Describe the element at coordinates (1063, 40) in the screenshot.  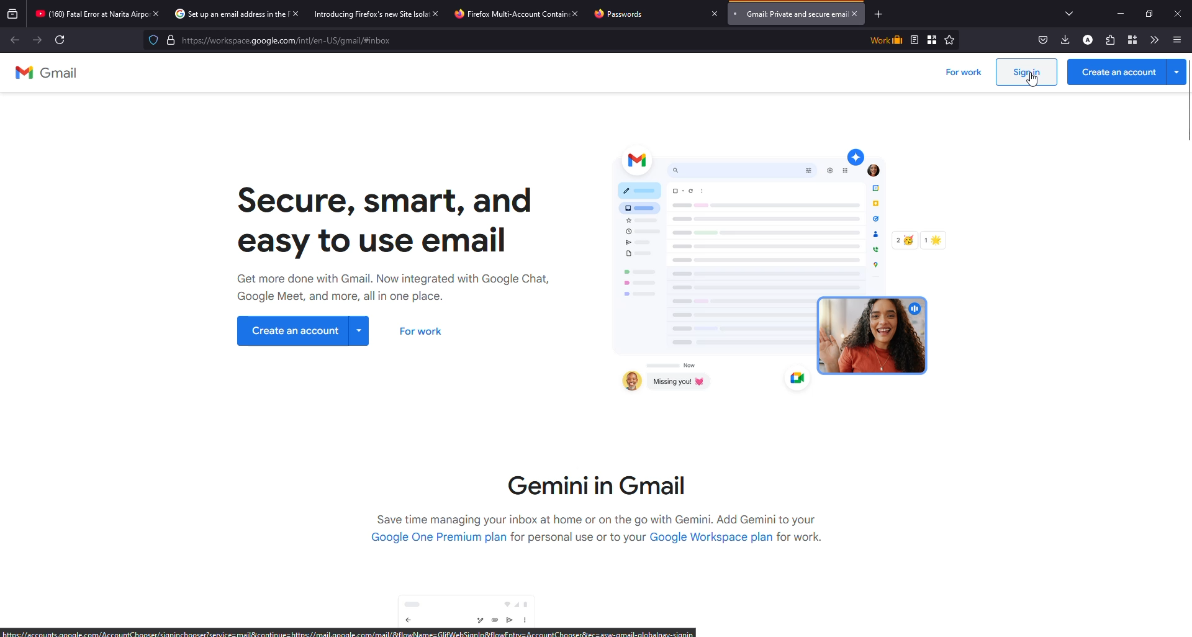
I see `downloads` at that location.